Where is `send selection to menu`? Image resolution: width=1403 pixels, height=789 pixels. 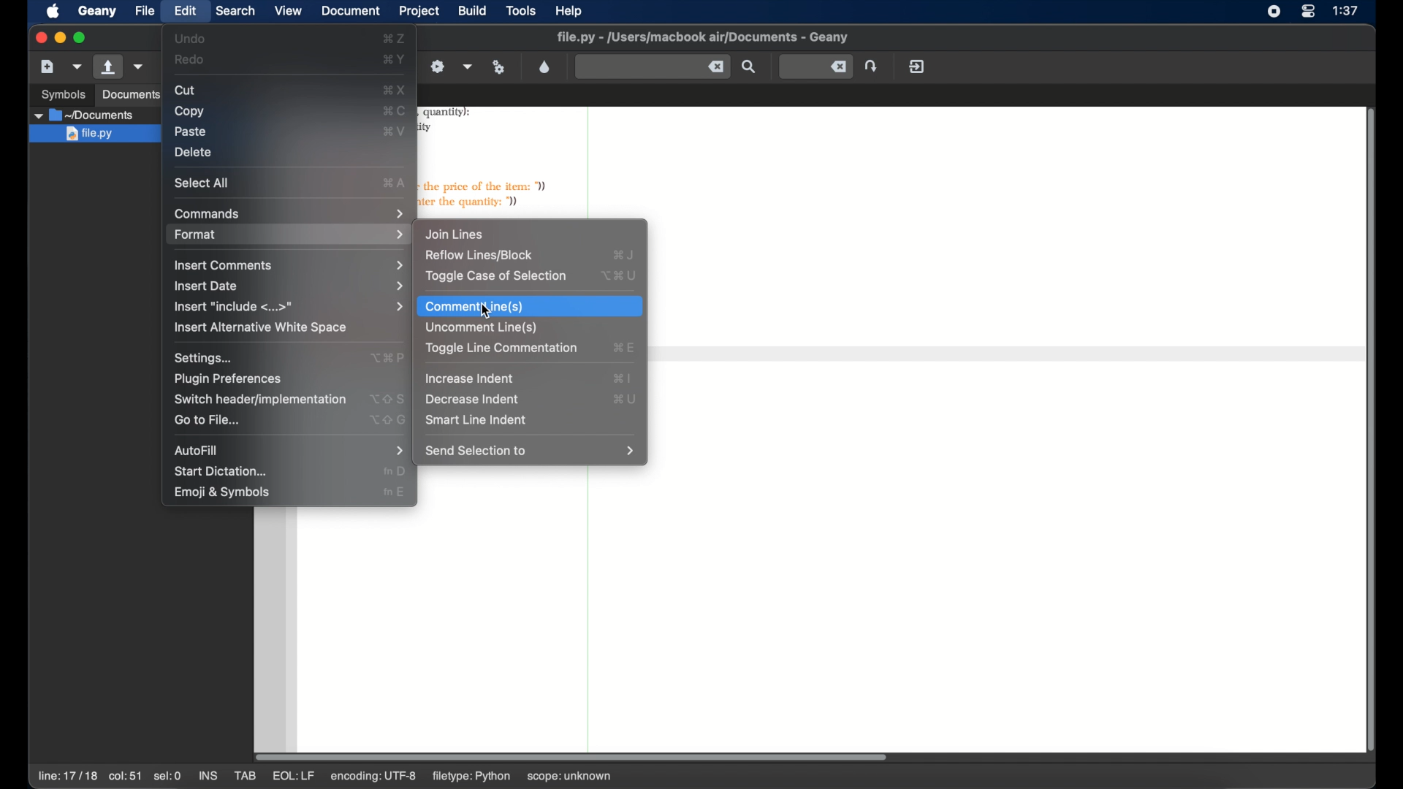 send selection to menu is located at coordinates (531, 451).